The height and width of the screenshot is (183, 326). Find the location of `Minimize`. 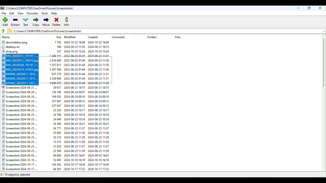

Minimize is located at coordinates (299, 8).